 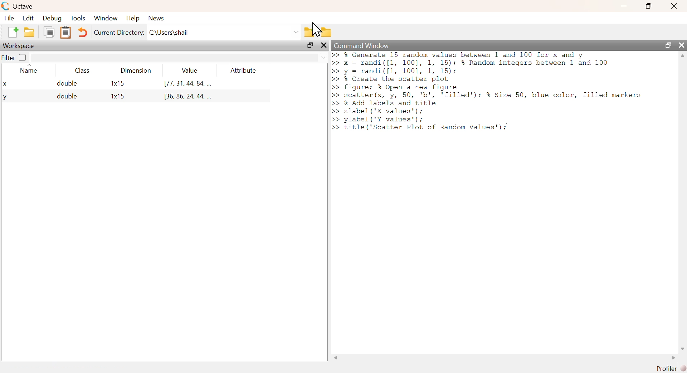 I want to click on scroll up, so click(x=681, y=56).